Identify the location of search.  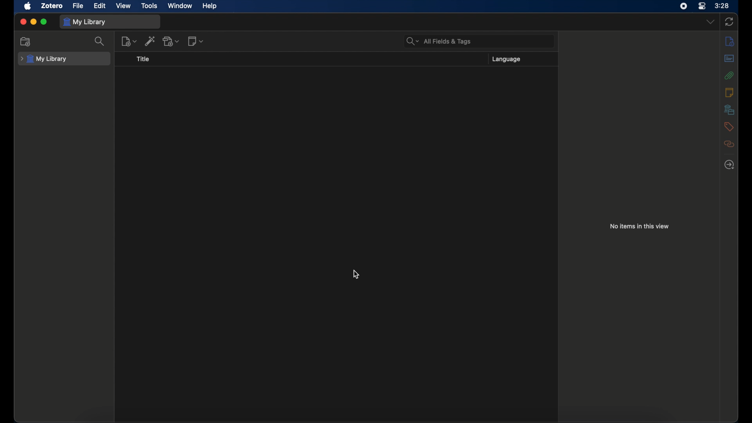
(100, 41).